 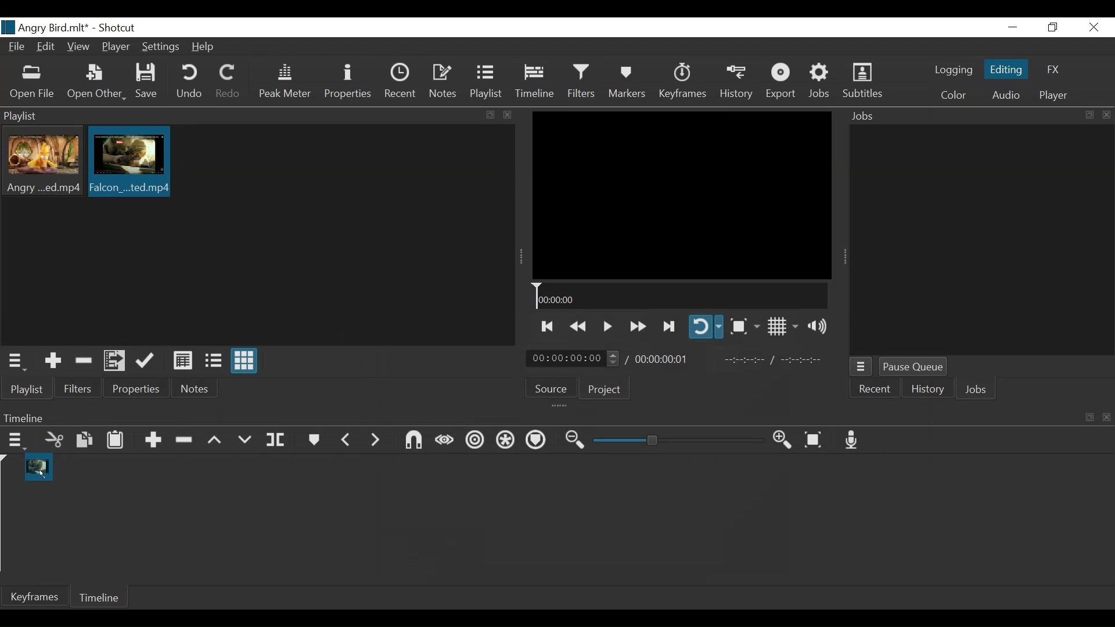 What do you see at coordinates (8, 27) in the screenshot?
I see `logo` at bounding box center [8, 27].